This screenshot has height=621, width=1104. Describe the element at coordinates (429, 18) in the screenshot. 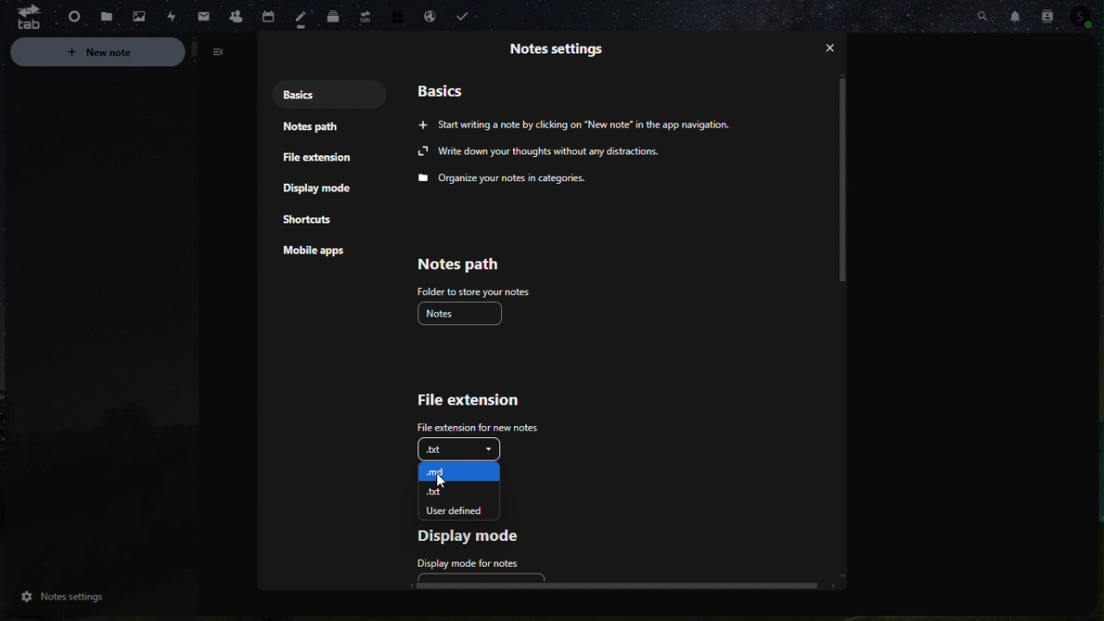

I see `Email handling` at that location.